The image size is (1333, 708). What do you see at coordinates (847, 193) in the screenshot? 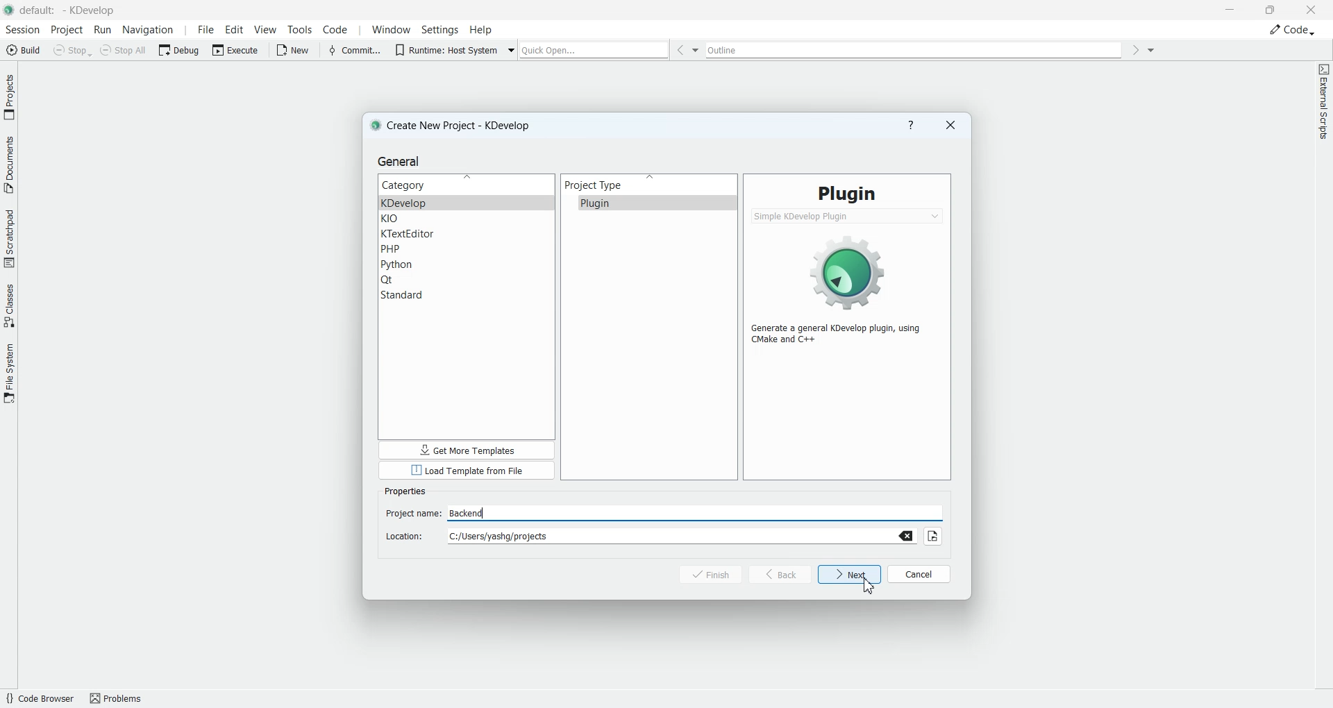
I see `Text` at bounding box center [847, 193].